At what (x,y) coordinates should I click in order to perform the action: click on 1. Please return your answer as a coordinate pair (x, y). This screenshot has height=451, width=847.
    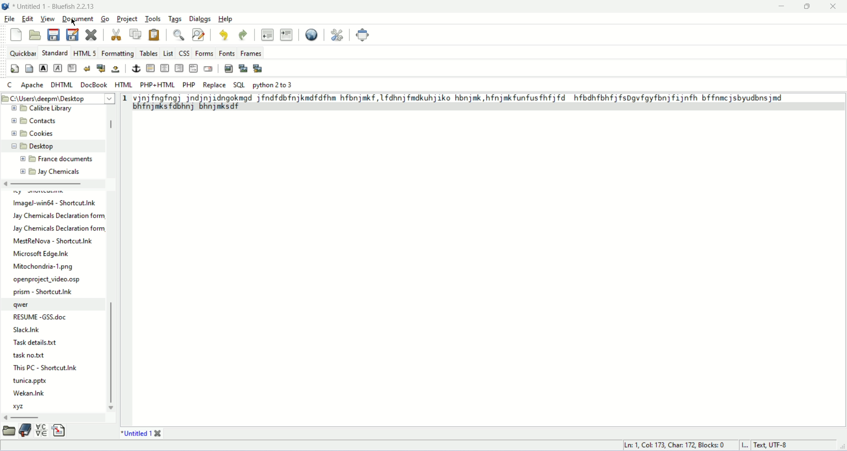
    Looking at the image, I should click on (124, 99).